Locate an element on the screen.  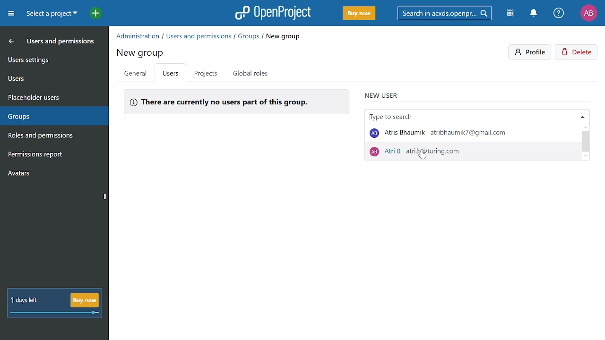
Notifiactions is located at coordinates (536, 14).